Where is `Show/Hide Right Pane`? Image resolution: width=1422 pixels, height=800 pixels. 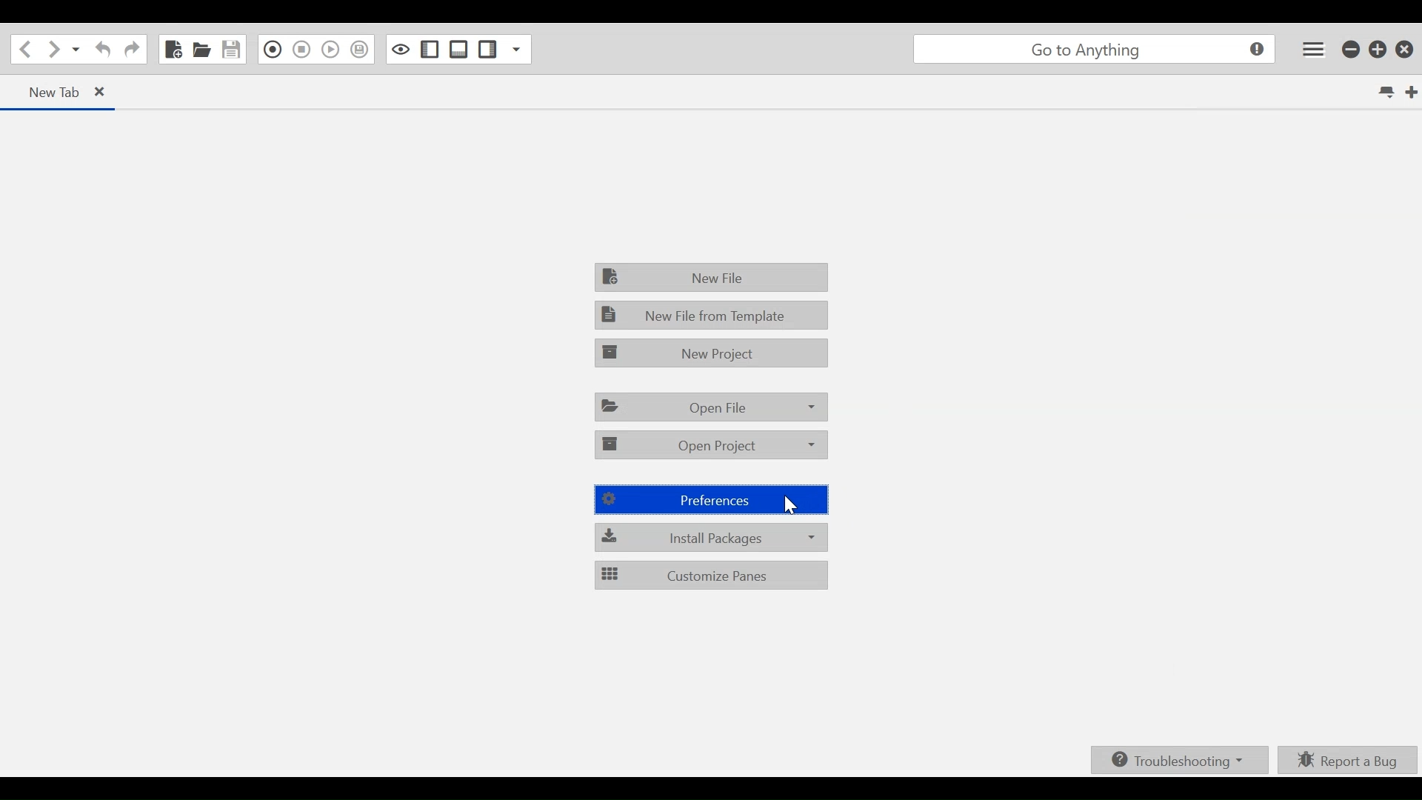 Show/Hide Right Pane is located at coordinates (430, 49).